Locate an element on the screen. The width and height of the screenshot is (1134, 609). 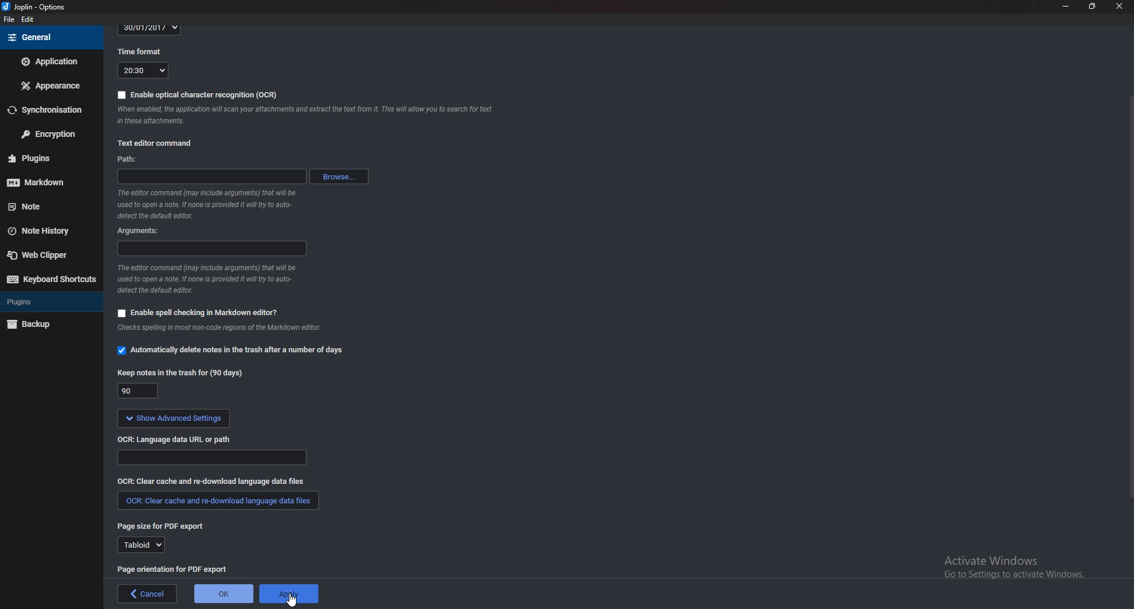
joplin is located at coordinates (36, 7).